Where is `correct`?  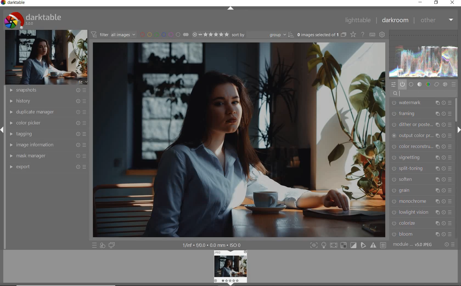
correct is located at coordinates (436, 84).